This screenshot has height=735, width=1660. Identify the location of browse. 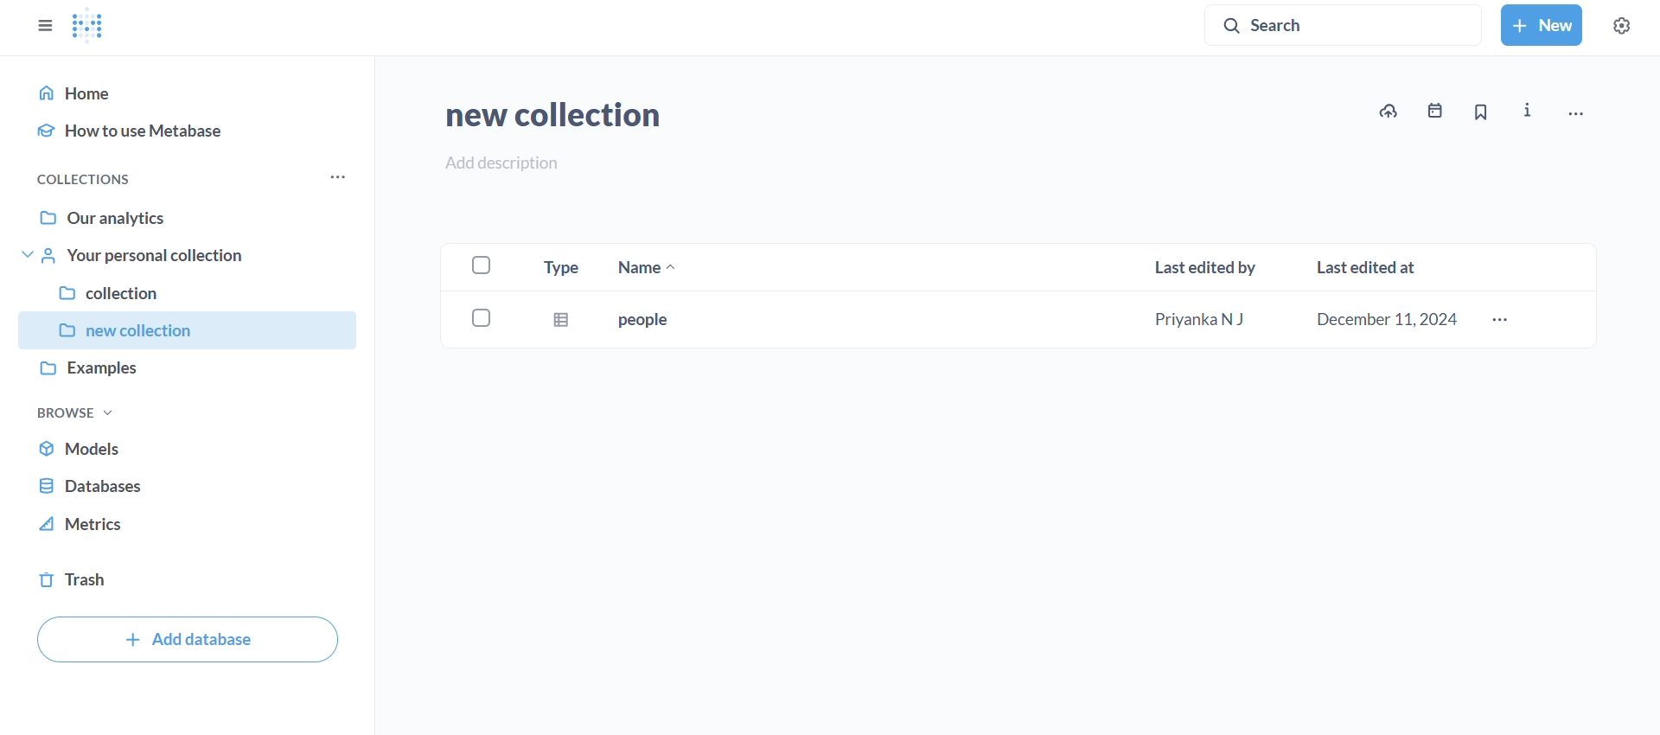
(75, 412).